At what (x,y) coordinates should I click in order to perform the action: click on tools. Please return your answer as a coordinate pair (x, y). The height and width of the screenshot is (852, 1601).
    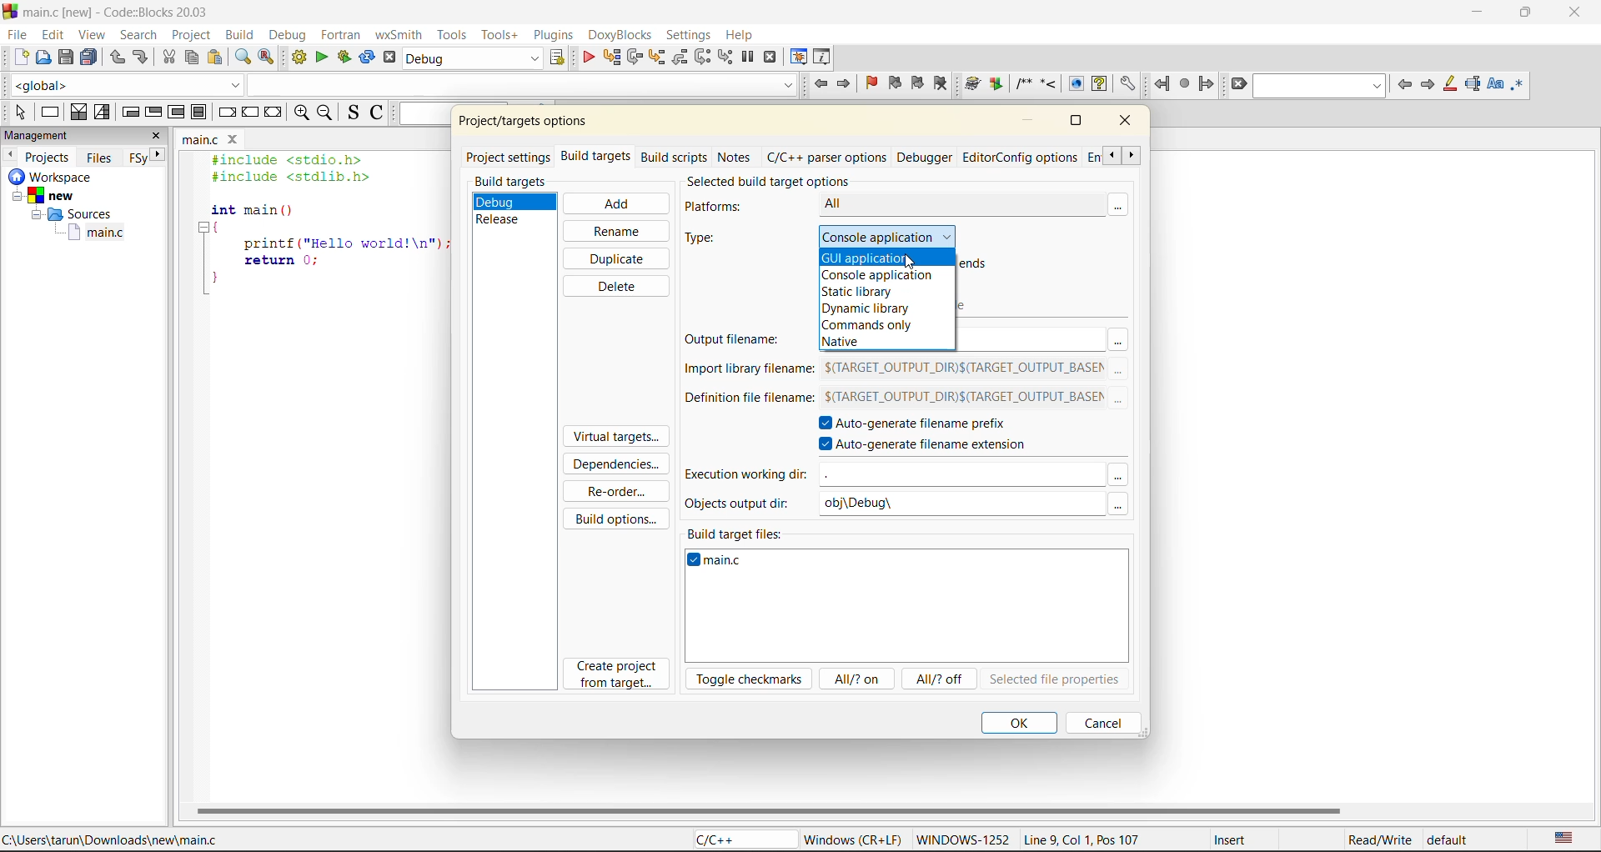
    Looking at the image, I should click on (454, 35).